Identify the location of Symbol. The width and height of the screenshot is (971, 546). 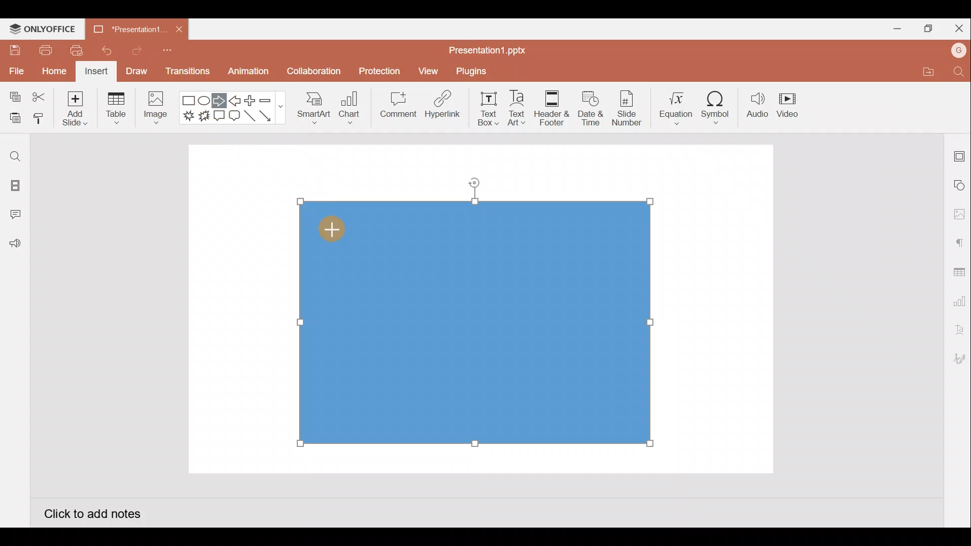
(716, 105).